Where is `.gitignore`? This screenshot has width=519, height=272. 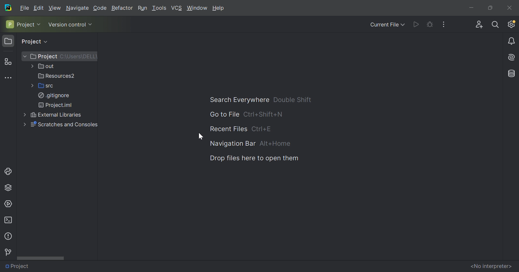 .gitignore is located at coordinates (53, 96).